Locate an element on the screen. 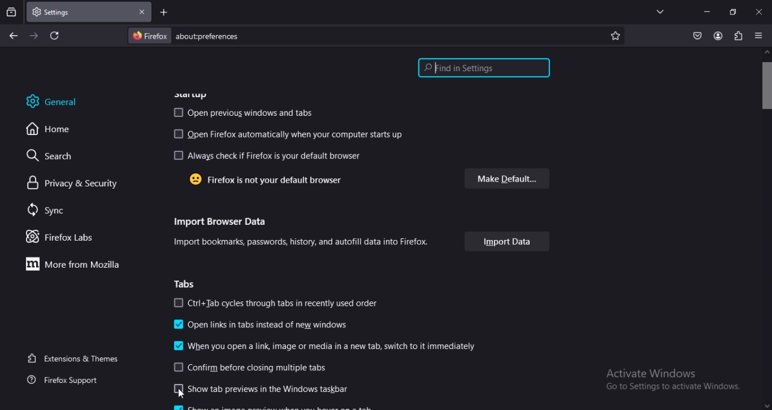 The image size is (772, 410). list all tabs is located at coordinates (658, 11).